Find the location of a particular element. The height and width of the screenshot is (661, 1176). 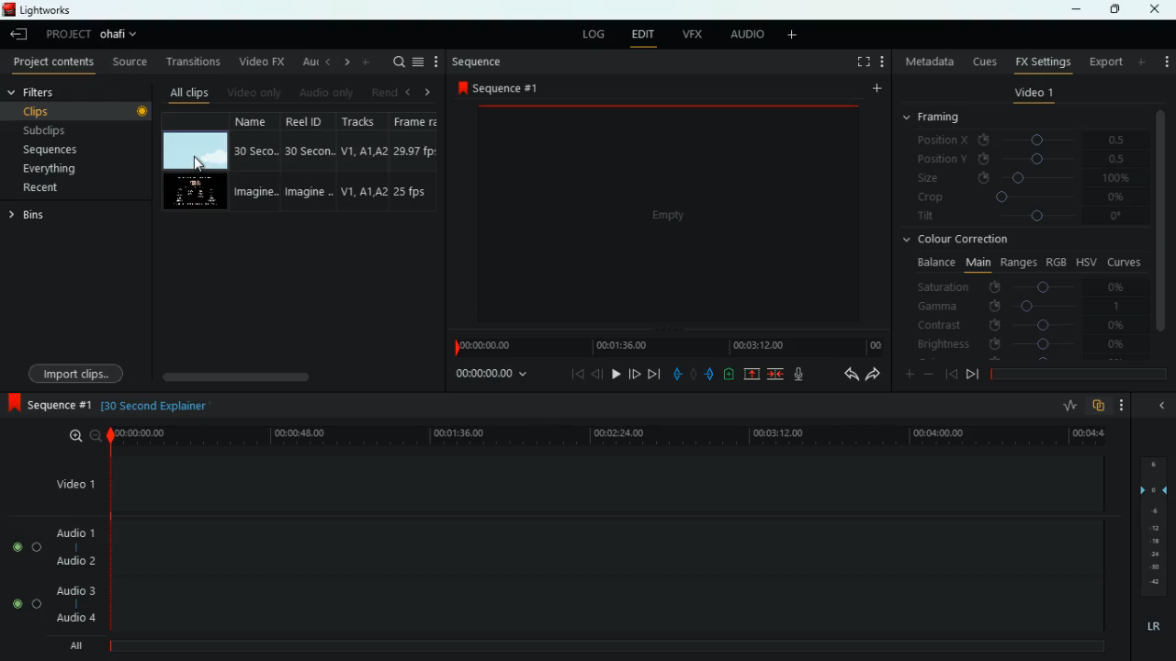

saturation is located at coordinates (1025, 286).